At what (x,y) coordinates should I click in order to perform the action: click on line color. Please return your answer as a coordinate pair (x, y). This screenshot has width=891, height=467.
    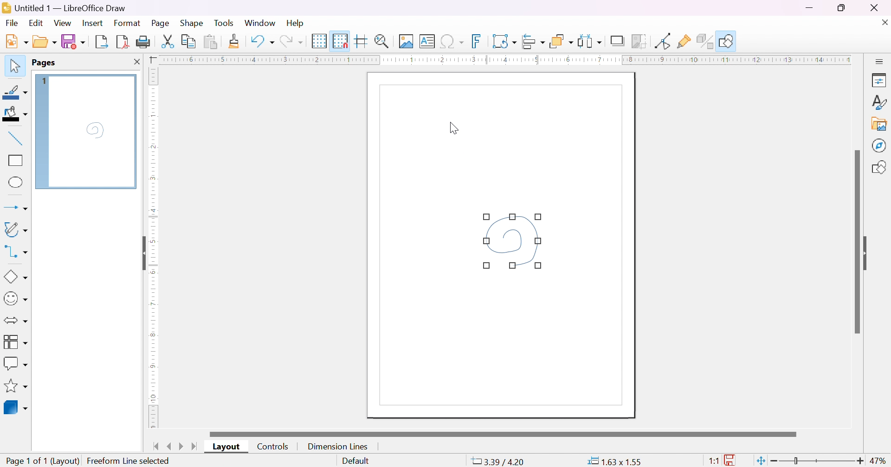
    Looking at the image, I should click on (15, 92).